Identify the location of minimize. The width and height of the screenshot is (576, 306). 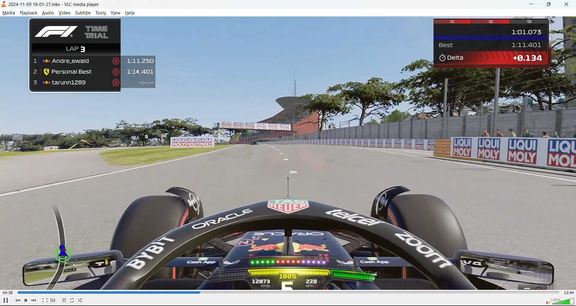
(533, 5).